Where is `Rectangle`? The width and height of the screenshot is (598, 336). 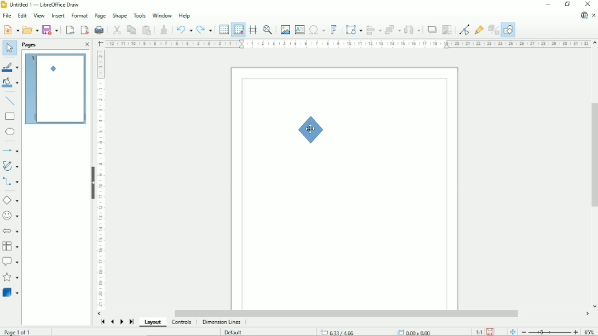 Rectangle is located at coordinates (10, 117).